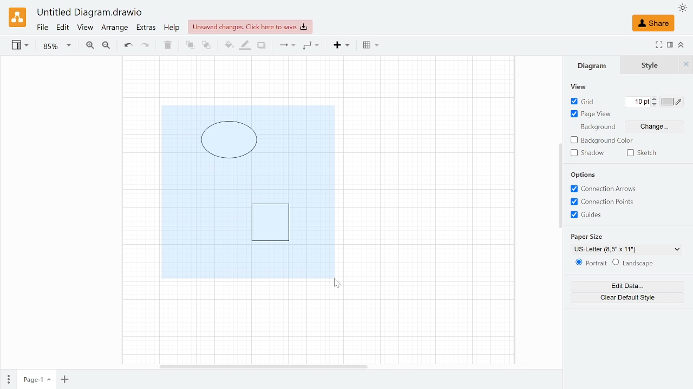 The width and height of the screenshot is (693, 389). I want to click on Diagrams, so click(247, 191).